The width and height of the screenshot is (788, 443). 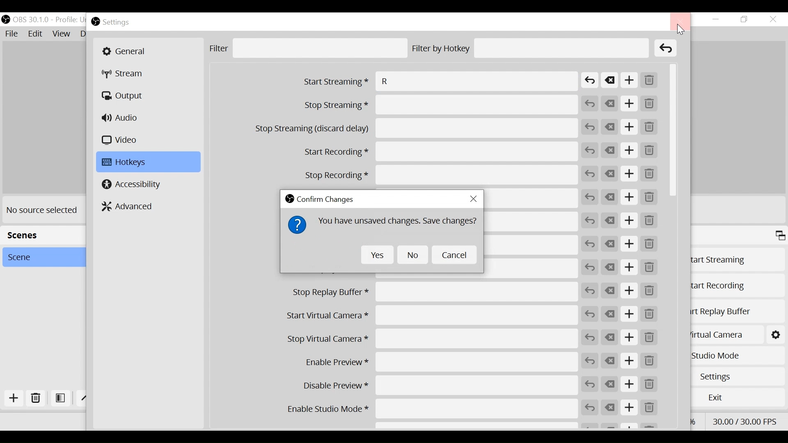 What do you see at coordinates (649, 82) in the screenshot?
I see `Remove` at bounding box center [649, 82].